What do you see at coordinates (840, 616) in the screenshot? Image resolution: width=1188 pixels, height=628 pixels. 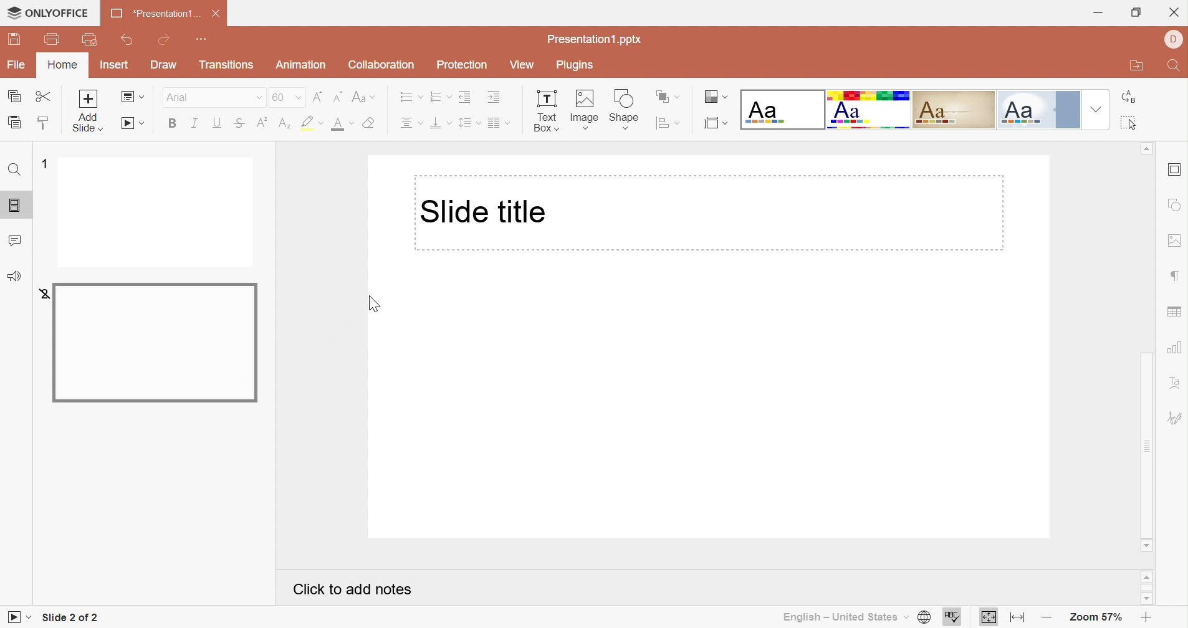 I see `English - United States` at bounding box center [840, 616].